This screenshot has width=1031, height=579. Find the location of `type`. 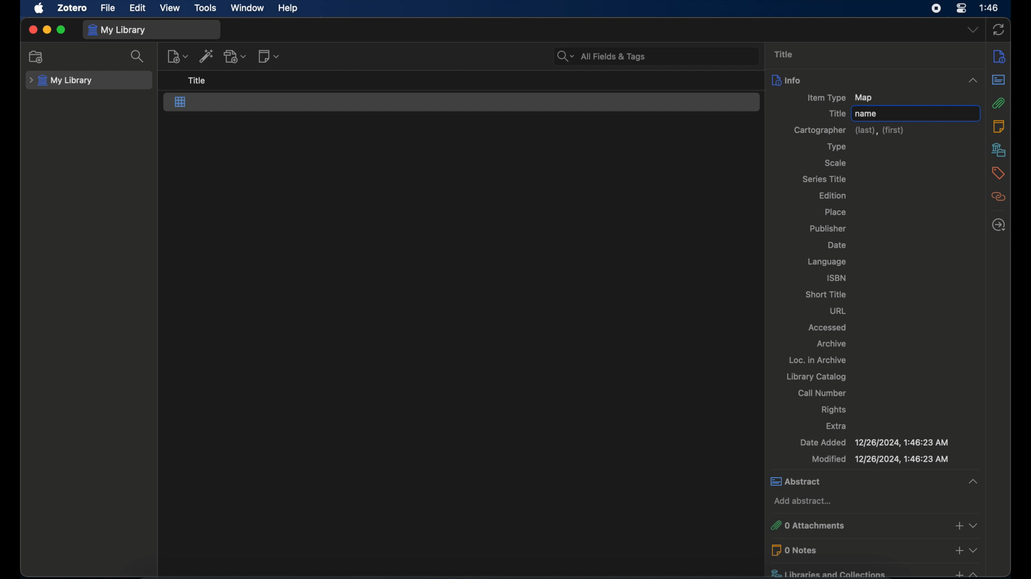

type is located at coordinates (838, 147).